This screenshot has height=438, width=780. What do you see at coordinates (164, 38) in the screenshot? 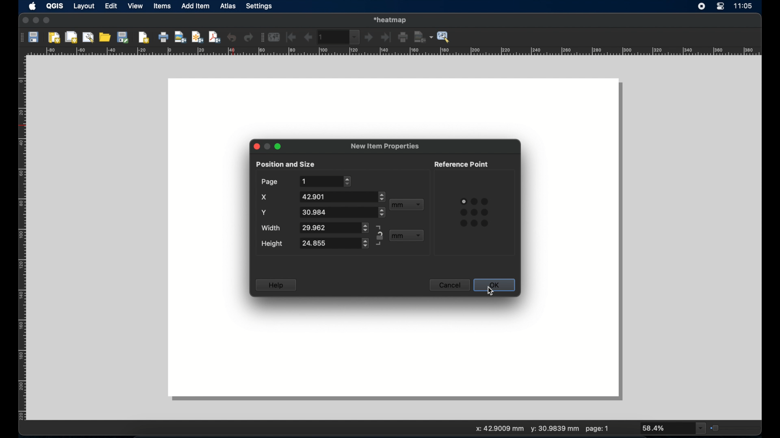
I see `print layout` at bounding box center [164, 38].